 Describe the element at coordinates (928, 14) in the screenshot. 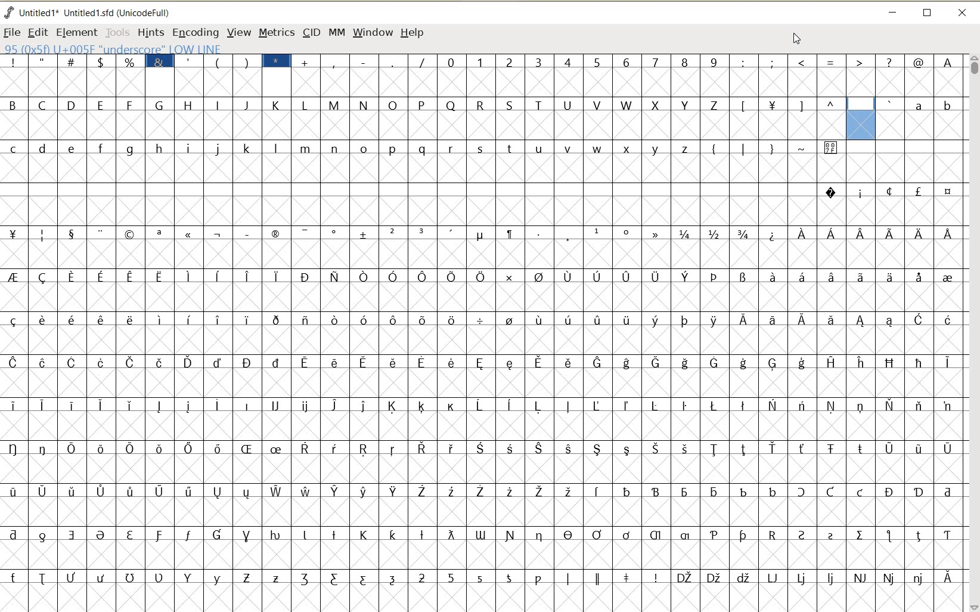

I see `RESTORE` at that location.